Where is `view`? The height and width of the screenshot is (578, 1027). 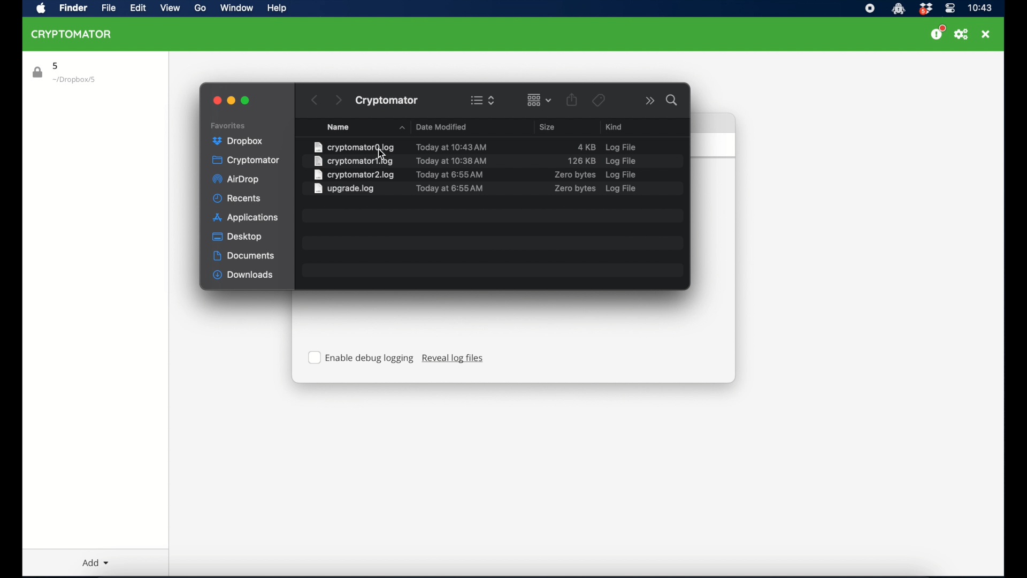
view is located at coordinates (170, 8).